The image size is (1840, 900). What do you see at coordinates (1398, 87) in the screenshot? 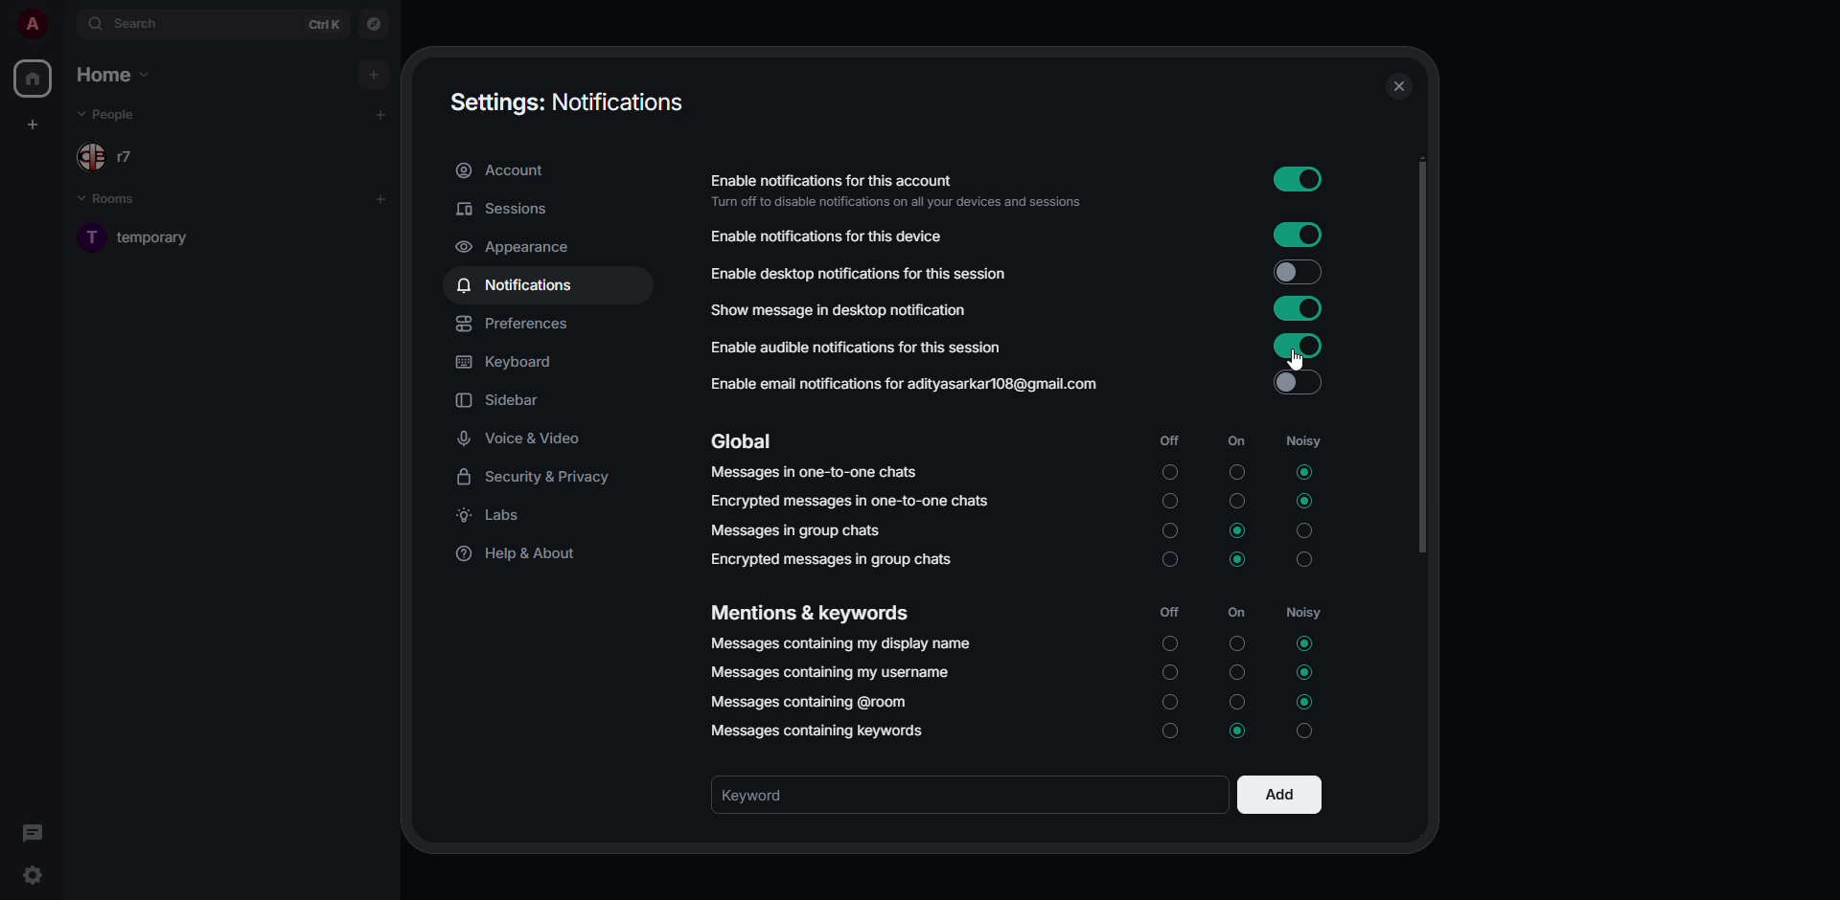
I see `close` at bounding box center [1398, 87].